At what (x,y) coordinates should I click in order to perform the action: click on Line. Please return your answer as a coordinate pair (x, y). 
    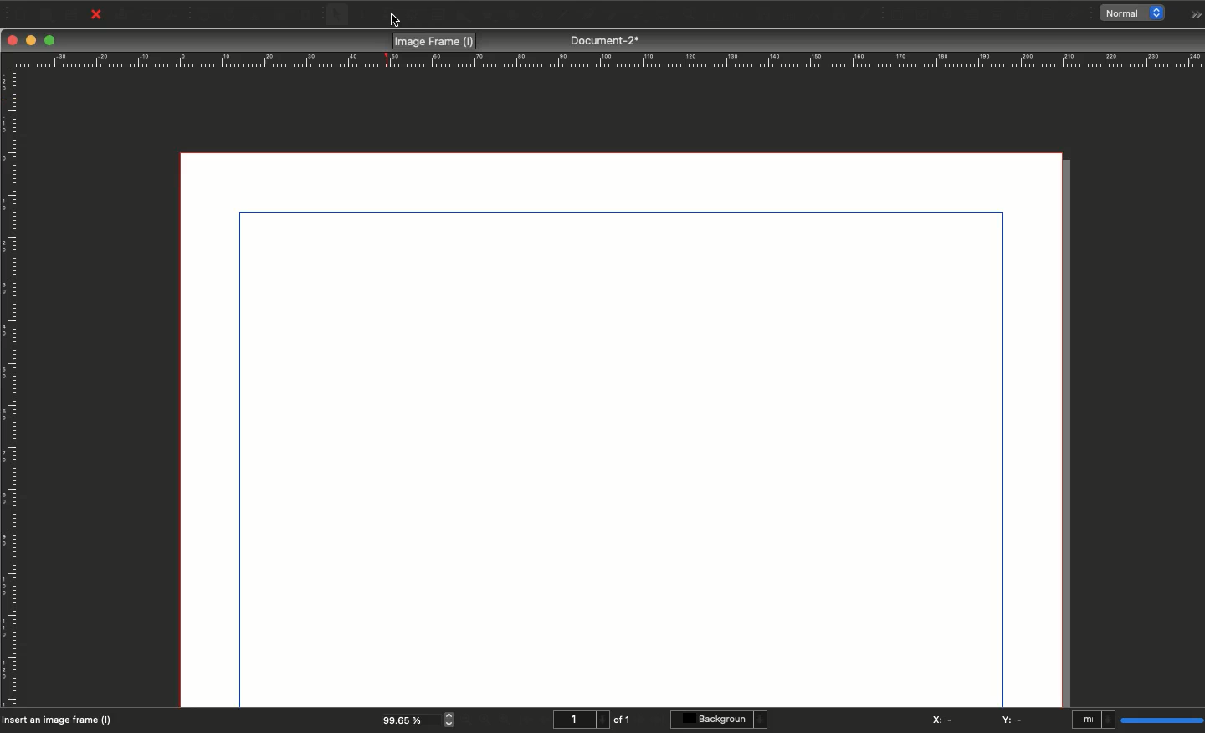
    Looking at the image, I should click on (561, 16).